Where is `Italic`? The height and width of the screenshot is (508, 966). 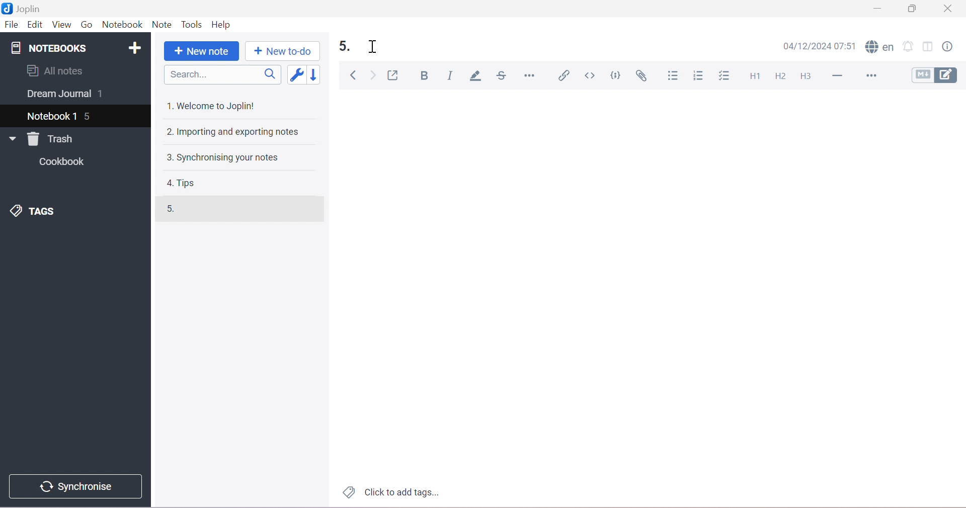 Italic is located at coordinates (451, 74).